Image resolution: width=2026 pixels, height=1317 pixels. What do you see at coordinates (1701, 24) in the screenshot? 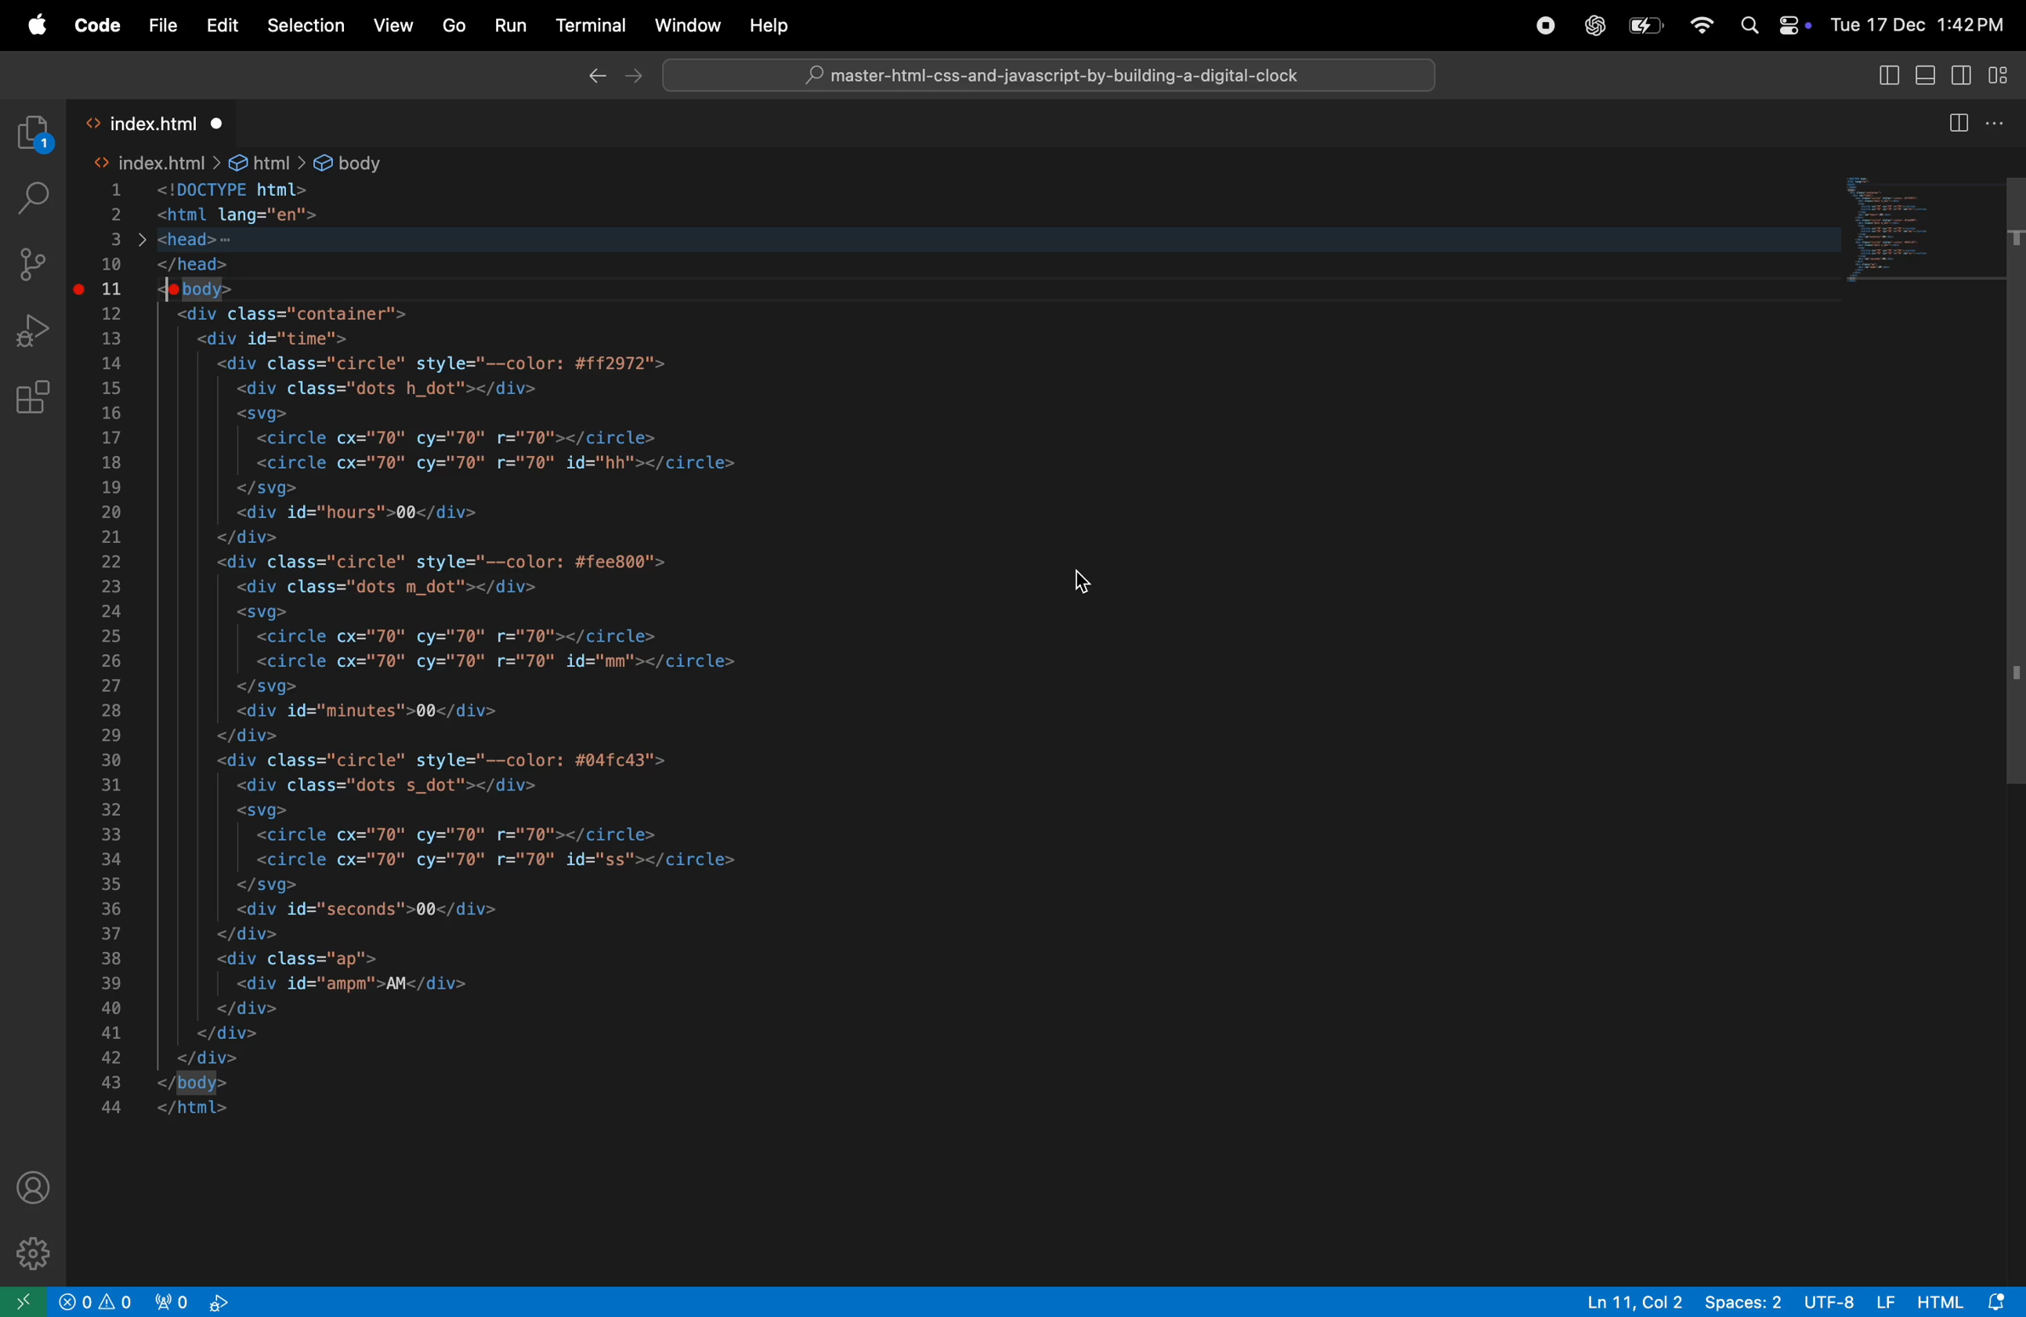
I see `wifi` at bounding box center [1701, 24].